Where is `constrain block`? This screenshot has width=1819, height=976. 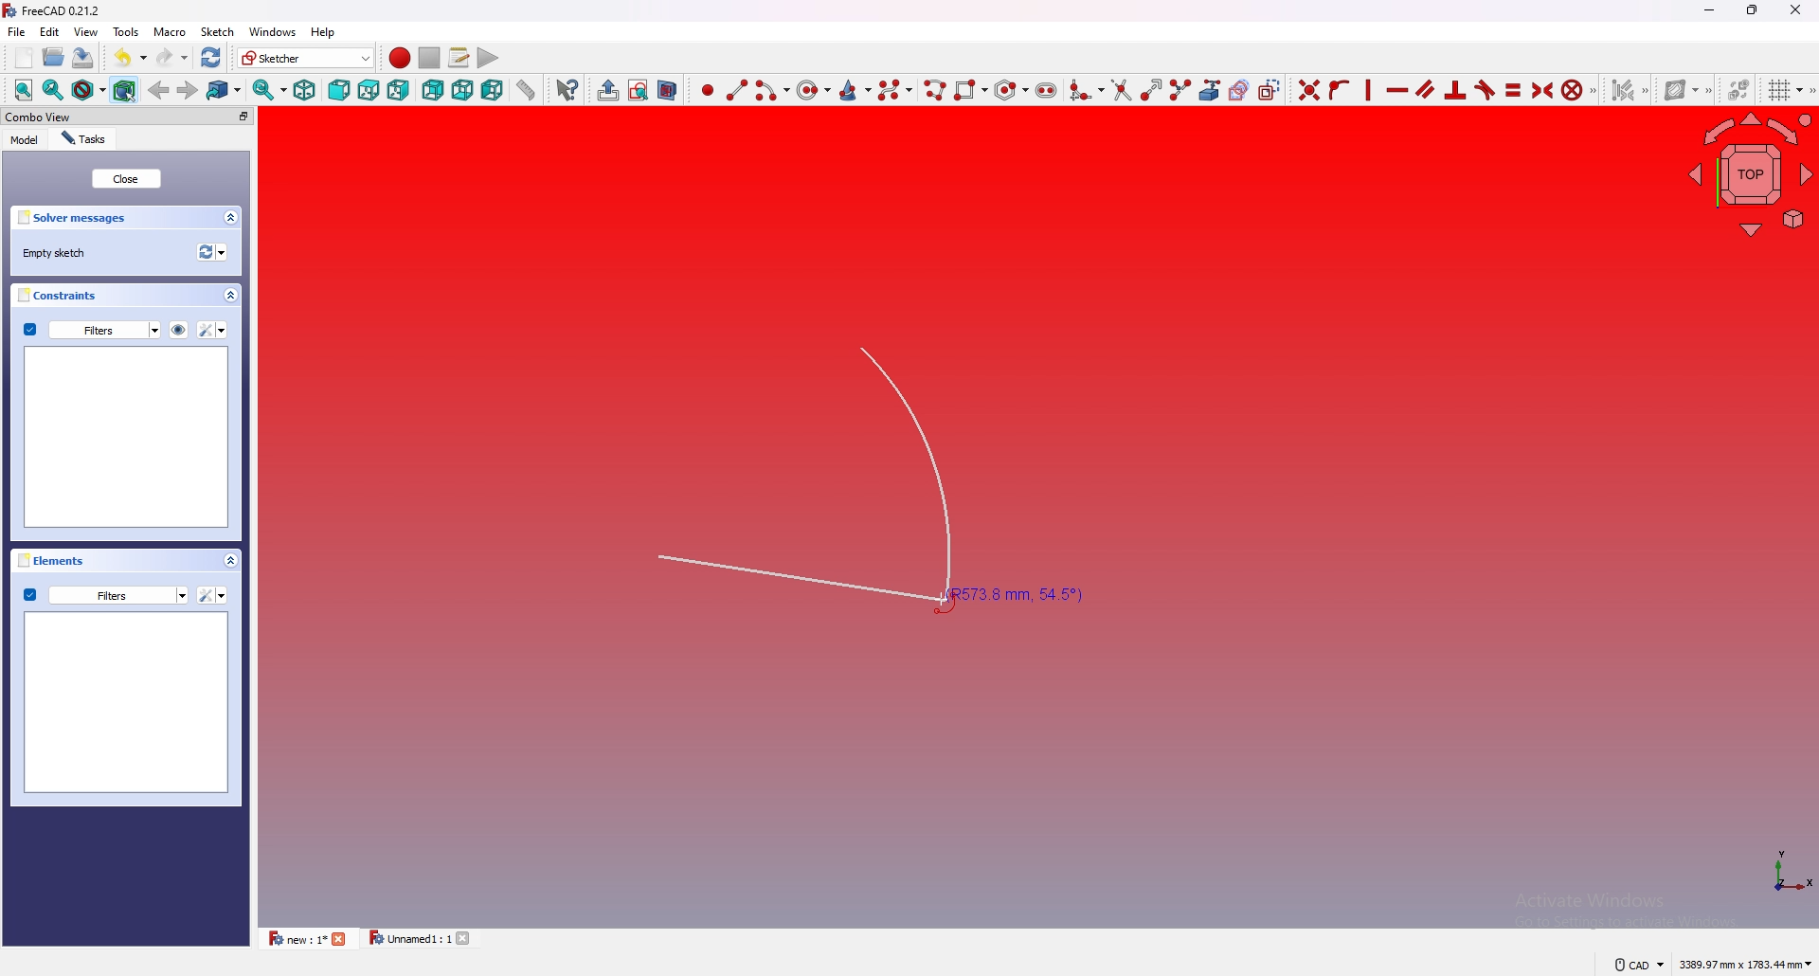 constrain block is located at coordinates (1581, 88).